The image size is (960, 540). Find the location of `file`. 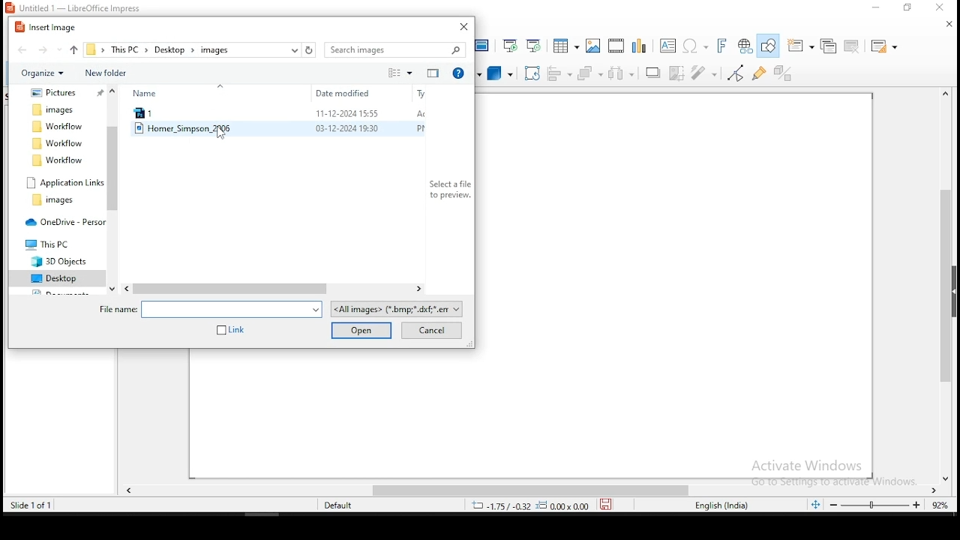

file is located at coordinates (164, 114).